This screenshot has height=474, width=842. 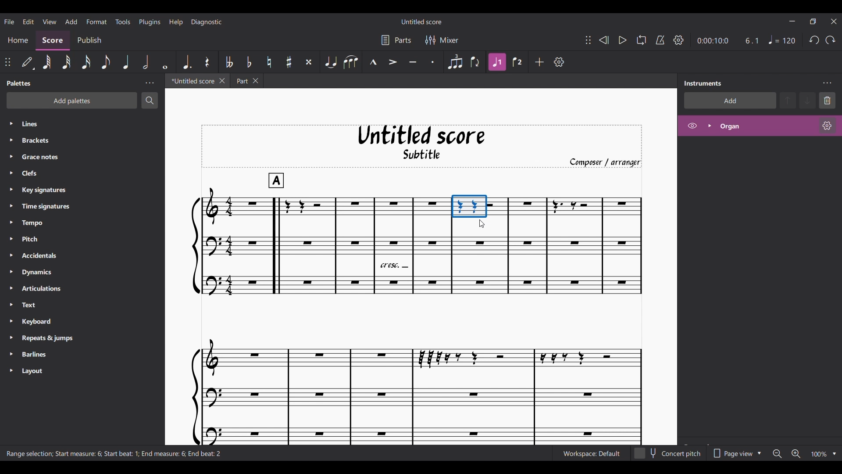 What do you see at coordinates (678, 40) in the screenshot?
I see `Playback settings` at bounding box center [678, 40].